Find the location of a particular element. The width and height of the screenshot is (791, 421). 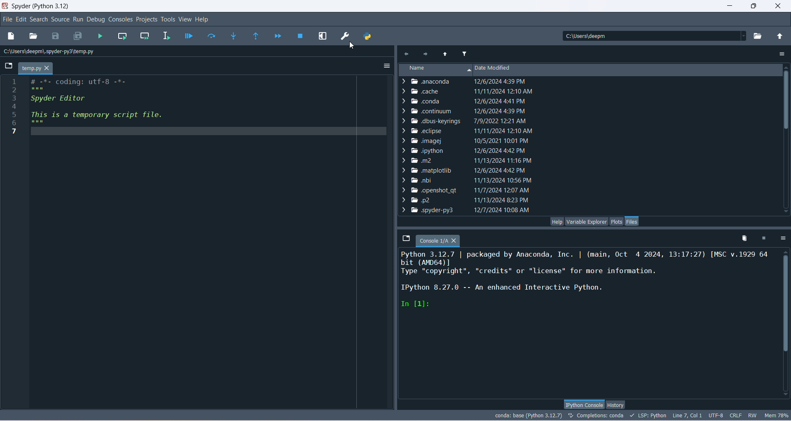

folder details is located at coordinates (465, 189).